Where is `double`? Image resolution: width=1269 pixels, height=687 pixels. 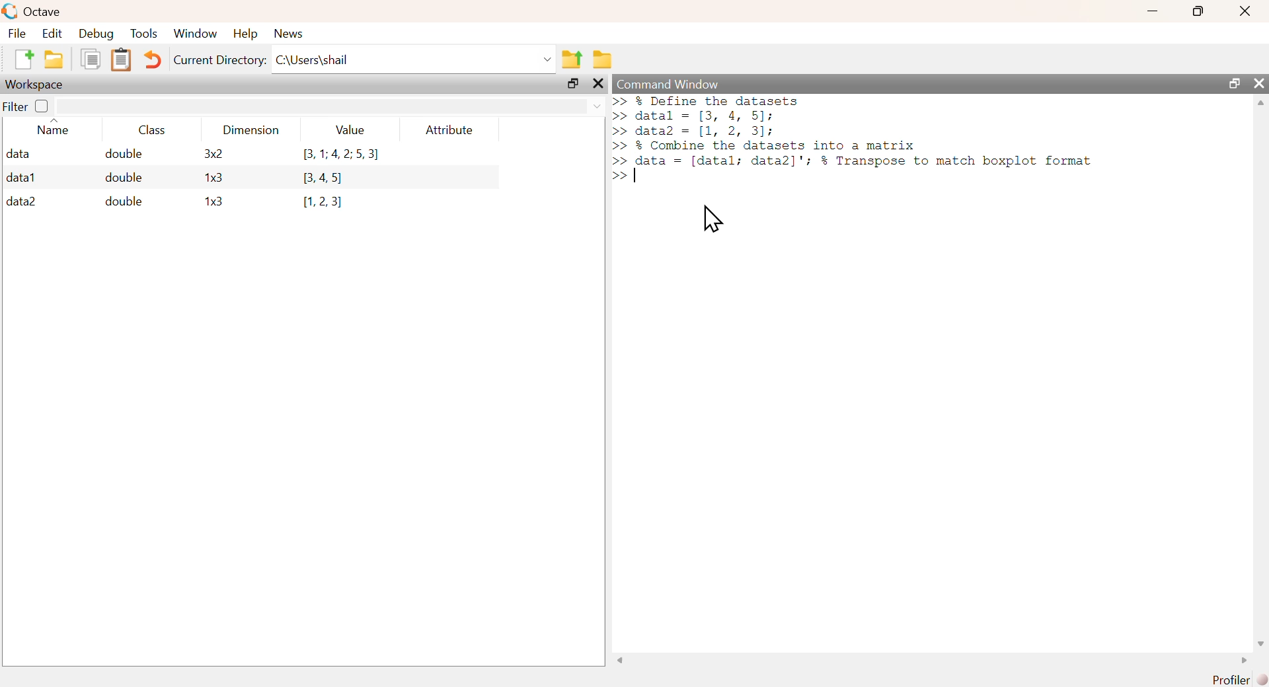 double is located at coordinates (122, 201).